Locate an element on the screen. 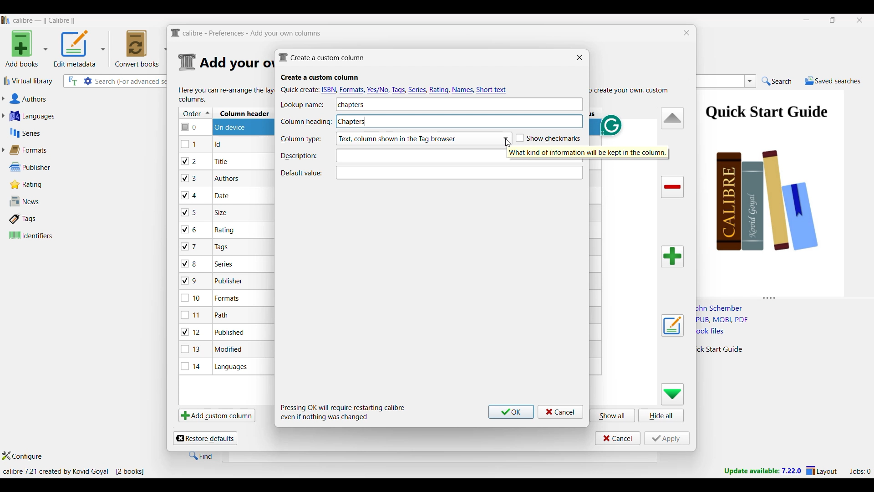 The height and width of the screenshot is (492, 874). Close window is located at coordinates (687, 33).